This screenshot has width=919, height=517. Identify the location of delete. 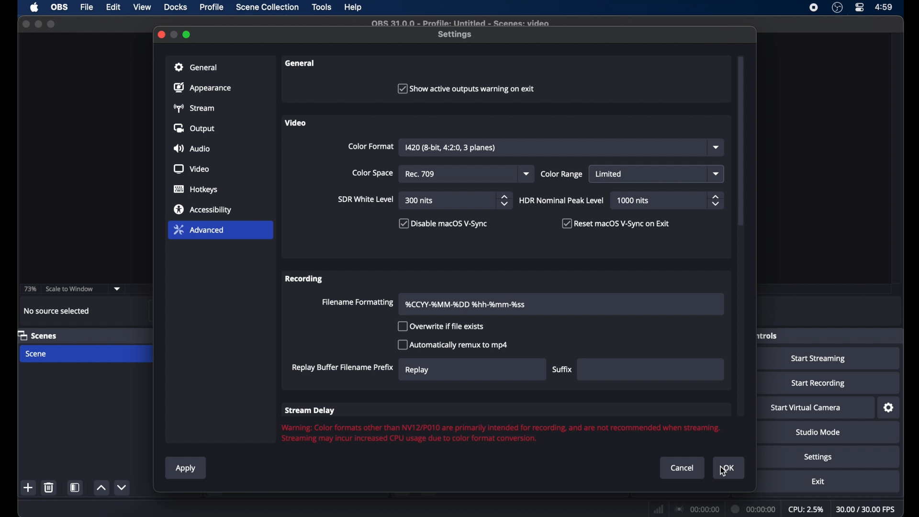
(49, 487).